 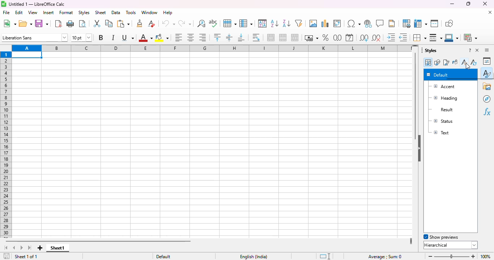 What do you see at coordinates (438, 74) in the screenshot?
I see `default` at bounding box center [438, 74].